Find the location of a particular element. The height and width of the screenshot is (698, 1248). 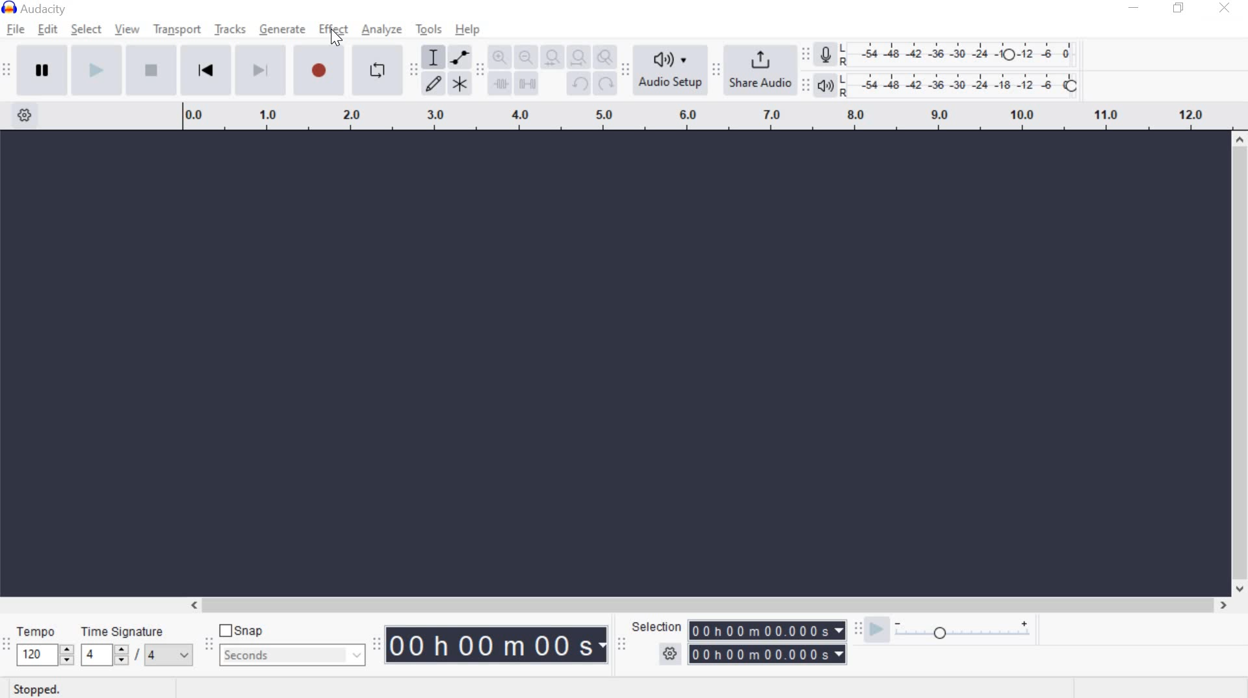

close is located at coordinates (1227, 9).